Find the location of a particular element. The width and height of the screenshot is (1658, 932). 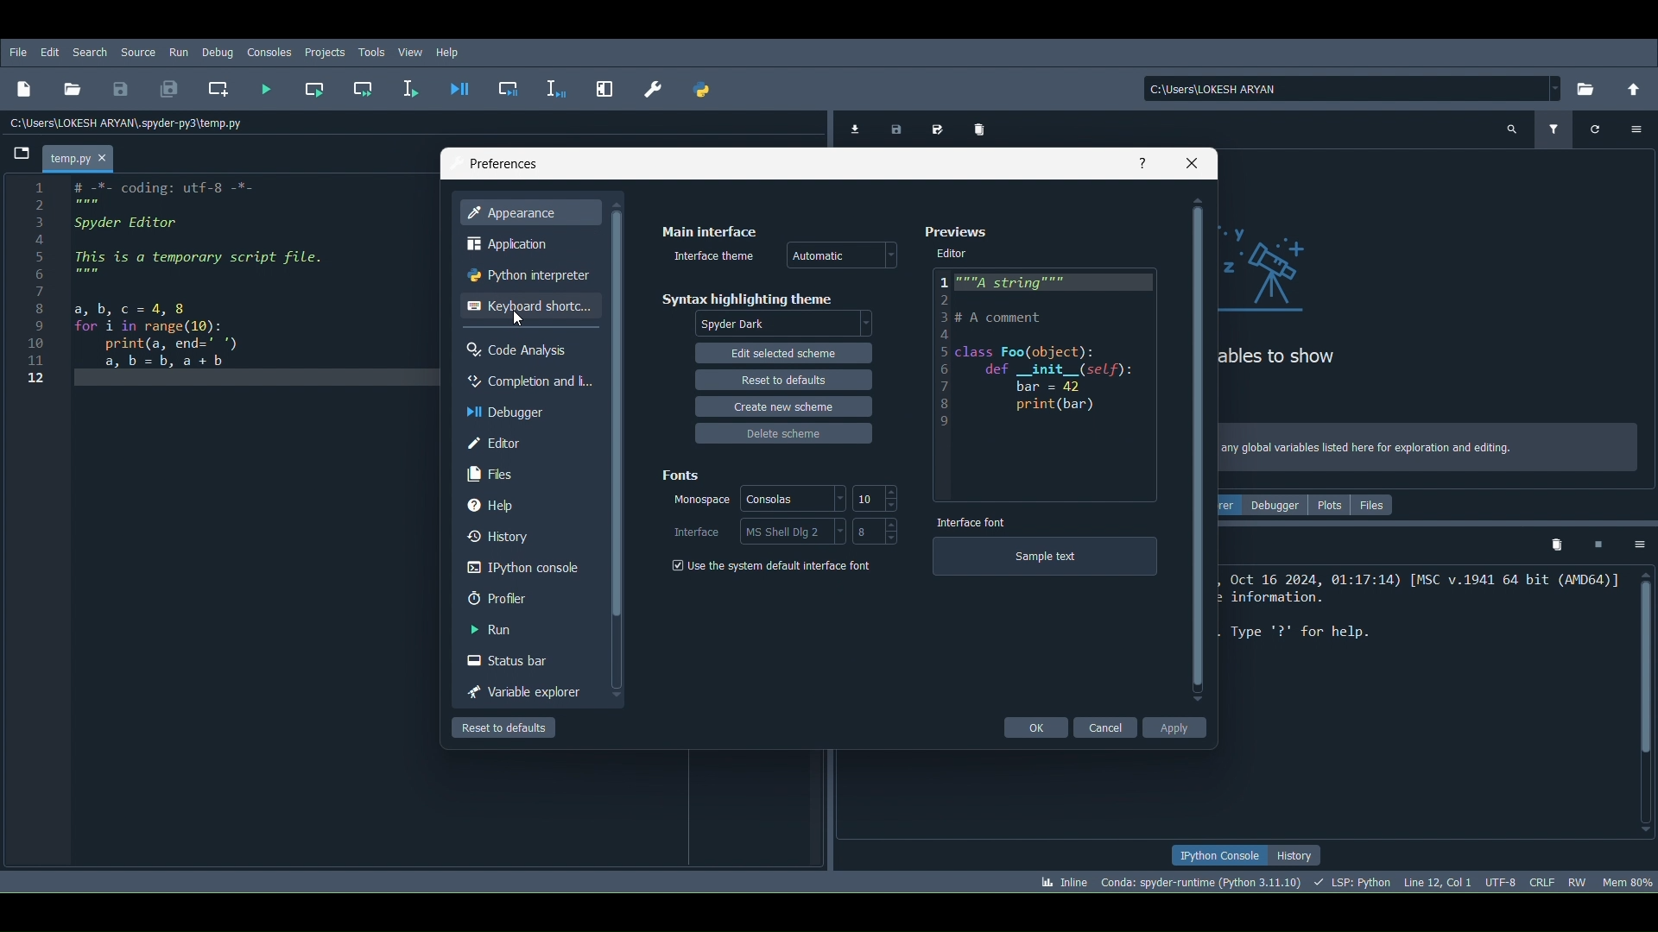

Syntax highlighting theme is located at coordinates (748, 299).